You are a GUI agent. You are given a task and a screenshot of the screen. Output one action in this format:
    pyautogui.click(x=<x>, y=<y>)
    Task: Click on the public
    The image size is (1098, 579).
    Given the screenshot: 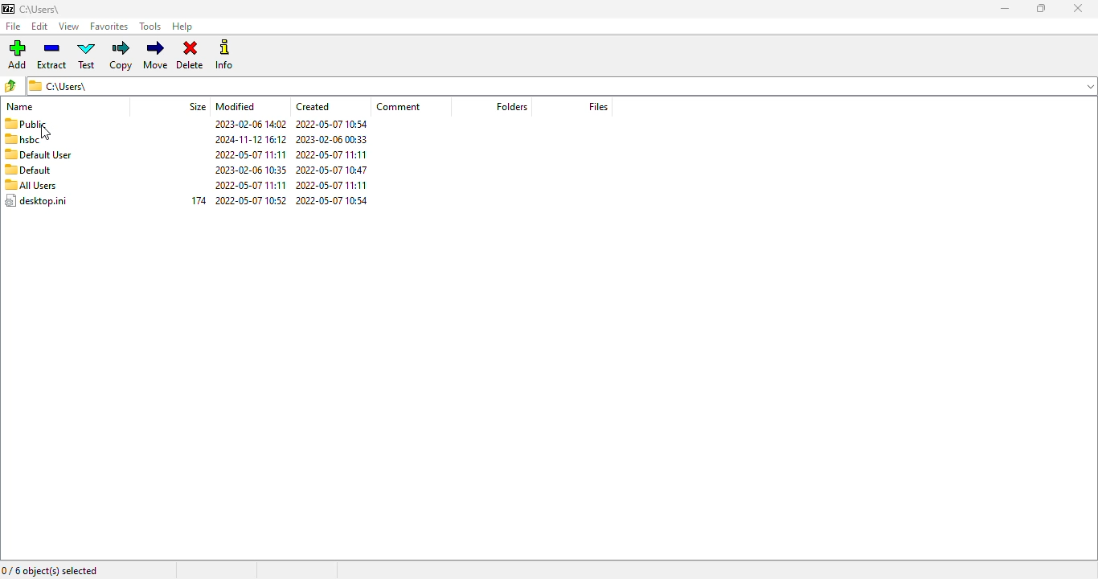 What is the action you would take?
    pyautogui.click(x=26, y=124)
    